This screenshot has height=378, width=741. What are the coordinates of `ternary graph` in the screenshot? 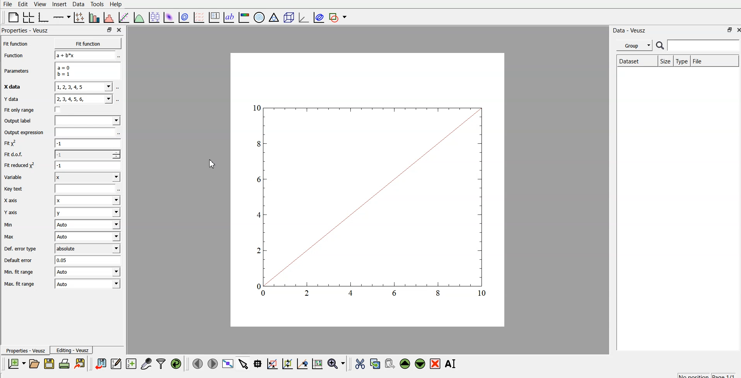 It's located at (274, 18).